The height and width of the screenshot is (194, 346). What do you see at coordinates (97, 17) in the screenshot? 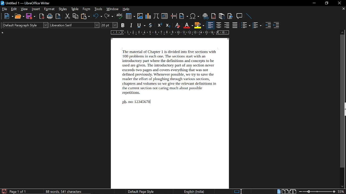
I see `undo` at bounding box center [97, 17].